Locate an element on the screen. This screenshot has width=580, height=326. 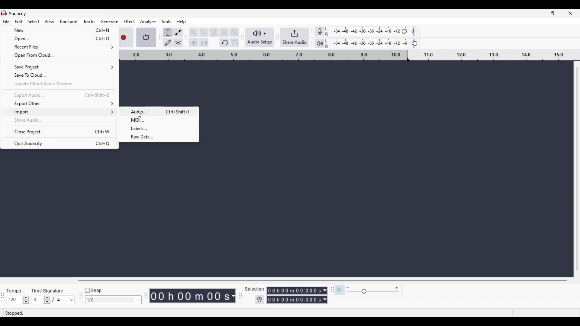
playback meter tool bar is located at coordinates (312, 44).